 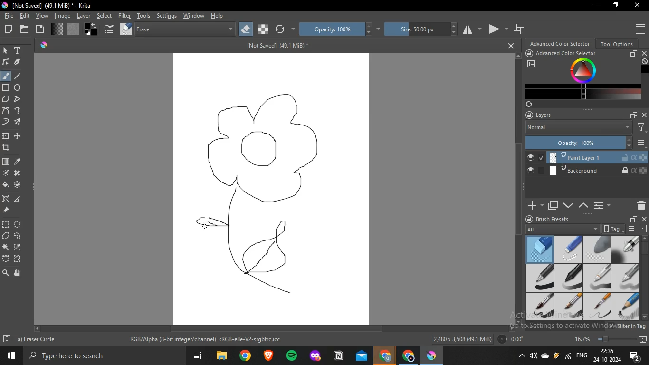 I want to click on Application, so click(x=435, y=355).